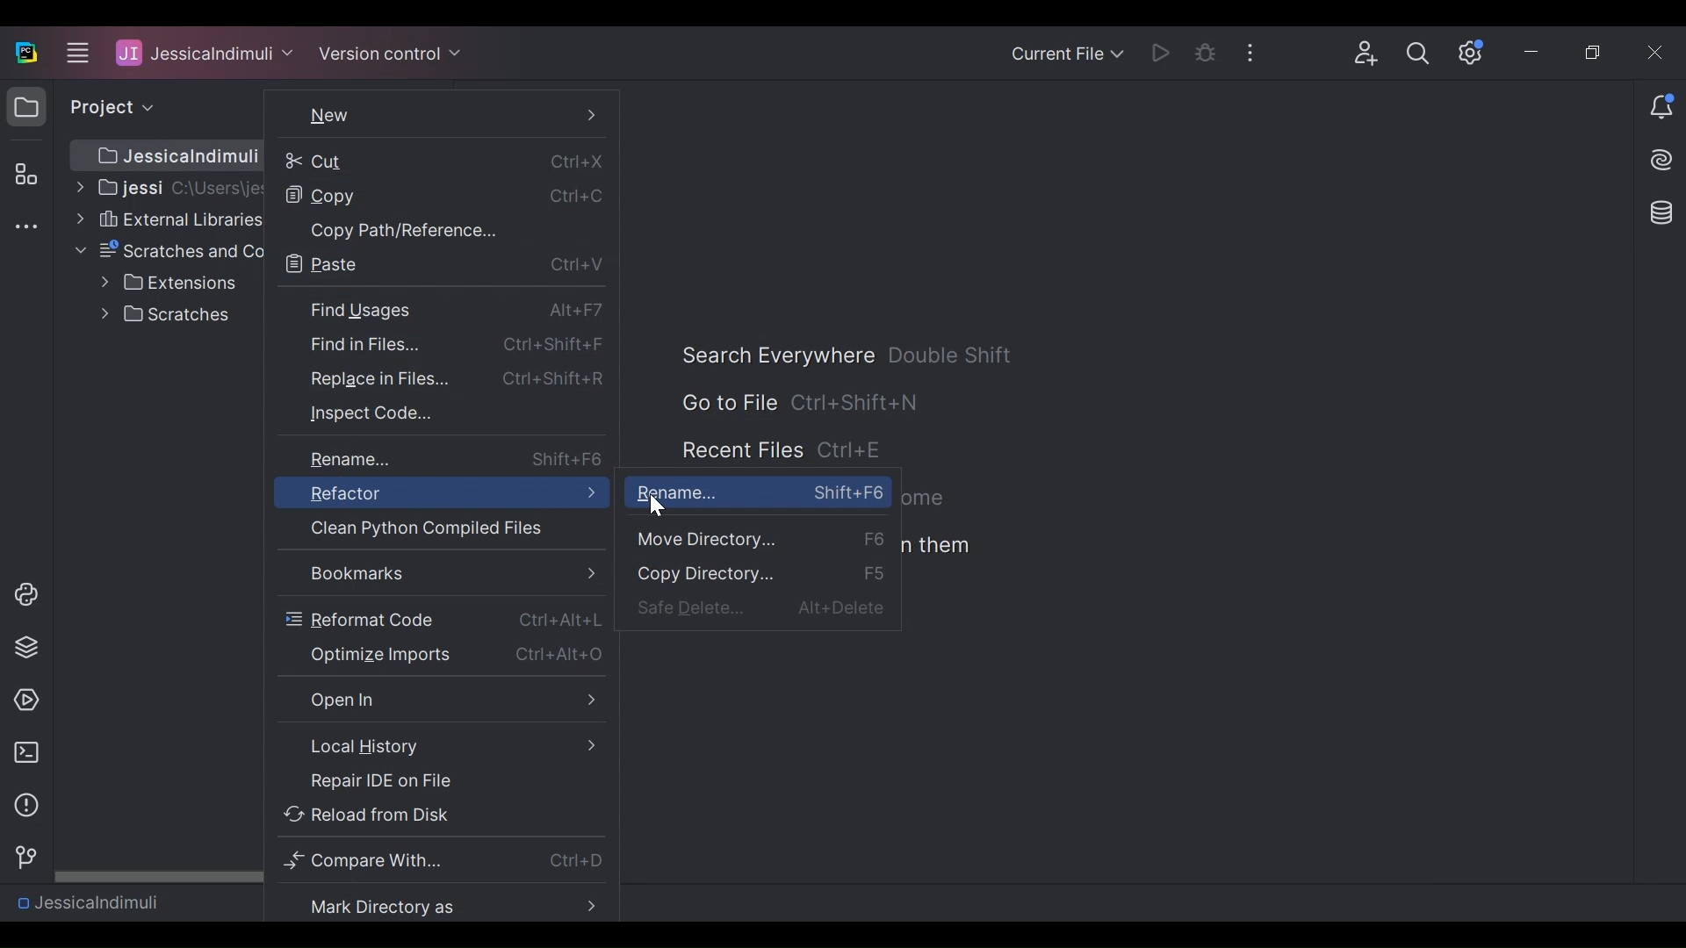 Image resolution: width=1686 pixels, height=948 pixels. Describe the element at coordinates (439, 231) in the screenshot. I see `Copy Path/References` at that location.